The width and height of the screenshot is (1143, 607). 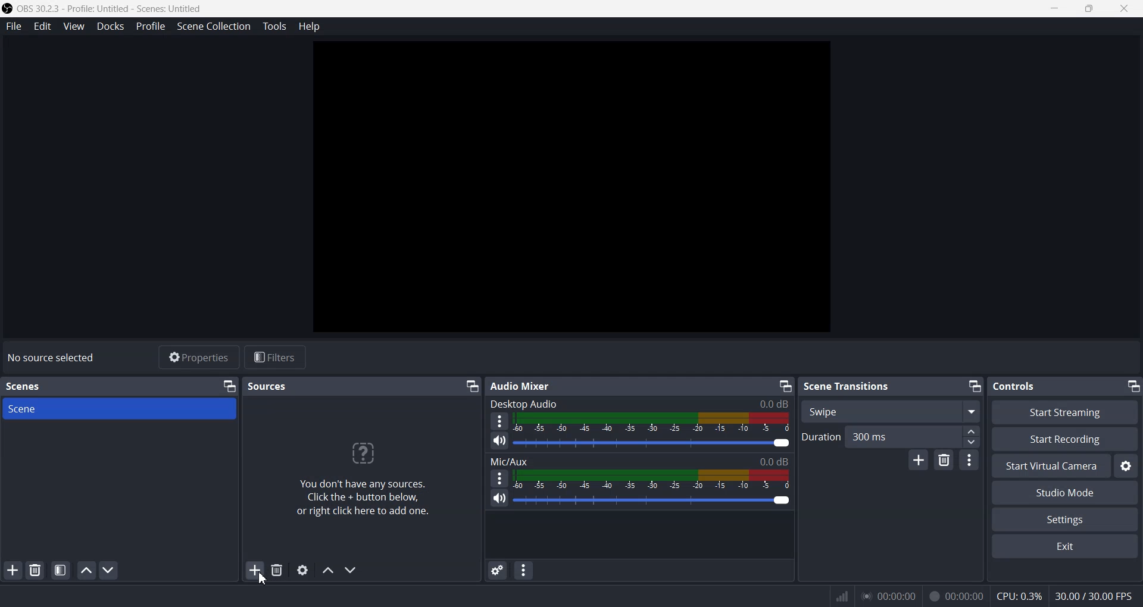 I want to click on 30.00 / 30.00 FPS, so click(x=1094, y=595).